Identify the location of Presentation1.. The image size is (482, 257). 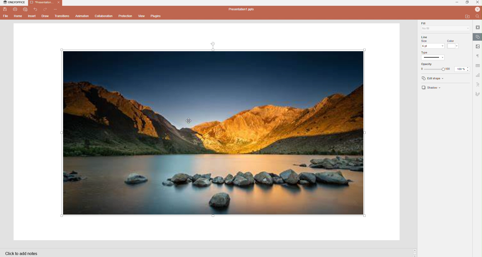
(41, 2).